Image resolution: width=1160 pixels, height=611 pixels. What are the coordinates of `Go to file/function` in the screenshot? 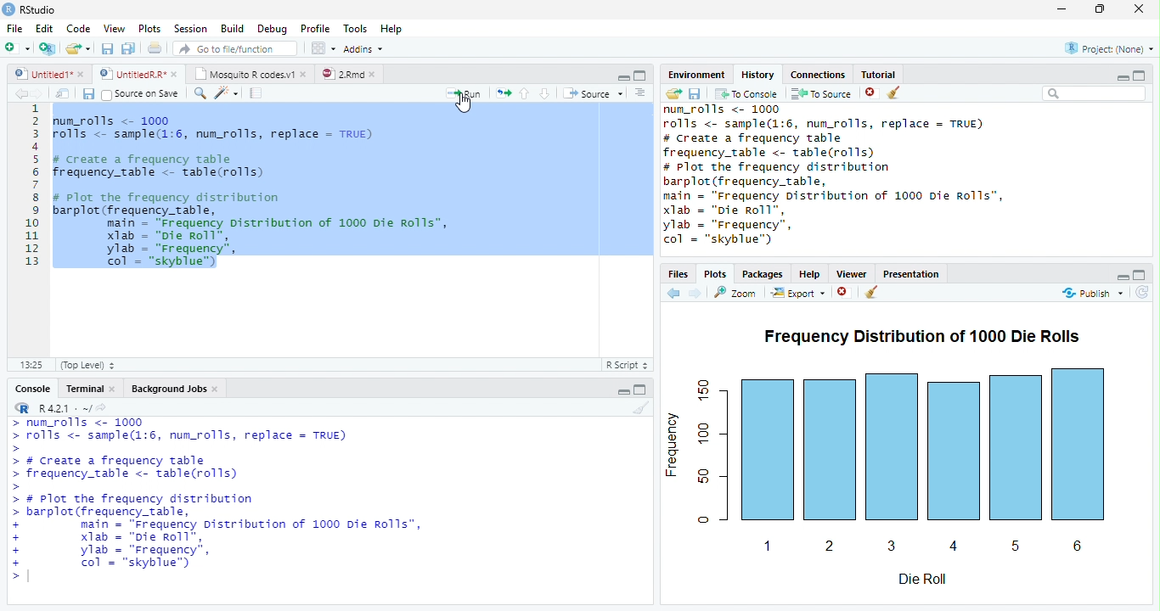 It's located at (234, 48).